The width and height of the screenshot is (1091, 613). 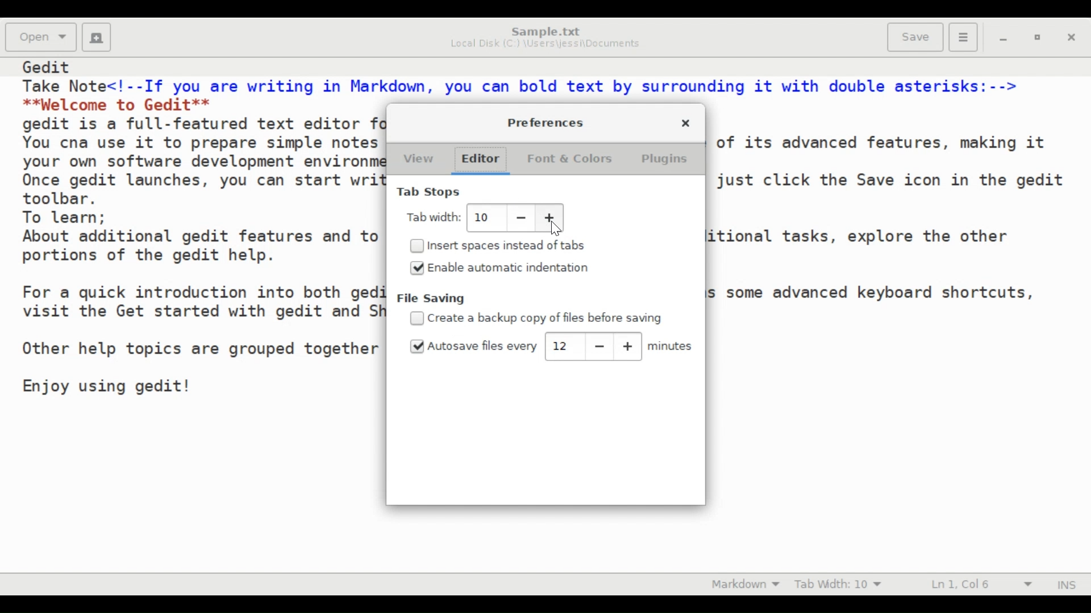 I want to click on Insert Mode, so click(x=1065, y=584).